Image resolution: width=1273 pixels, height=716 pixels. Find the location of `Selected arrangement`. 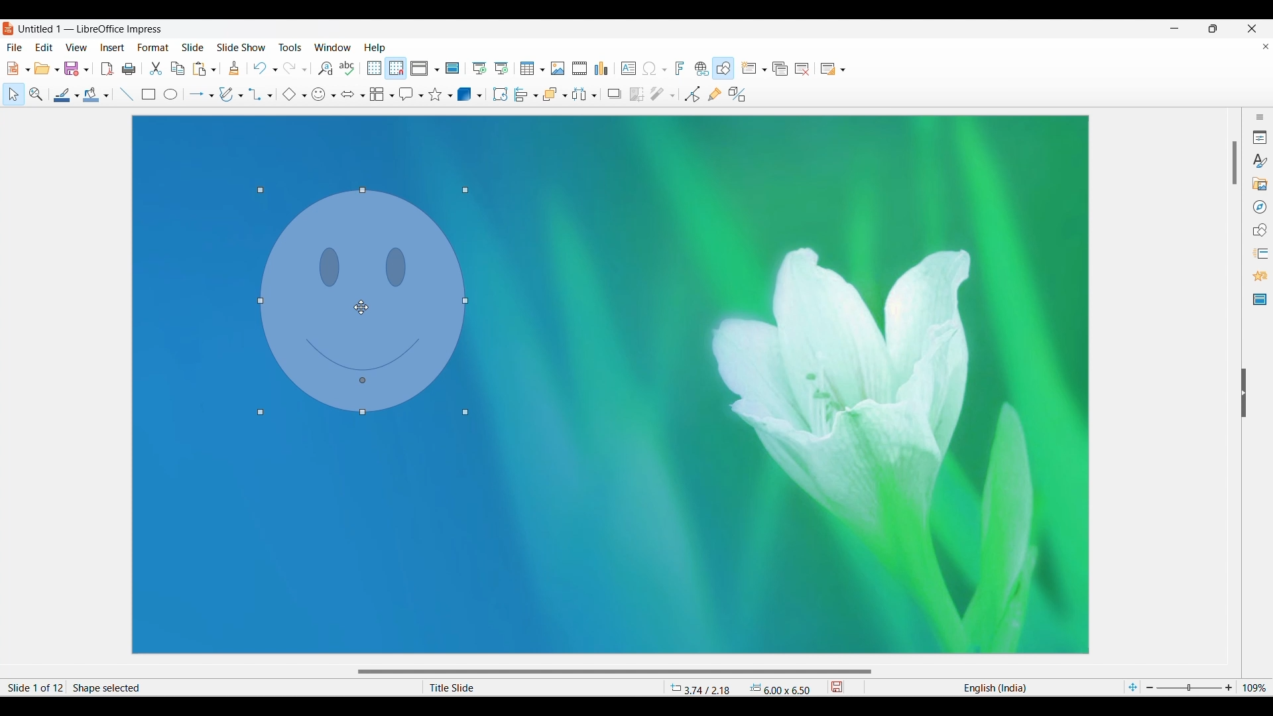

Selected arrangement is located at coordinates (552, 94).